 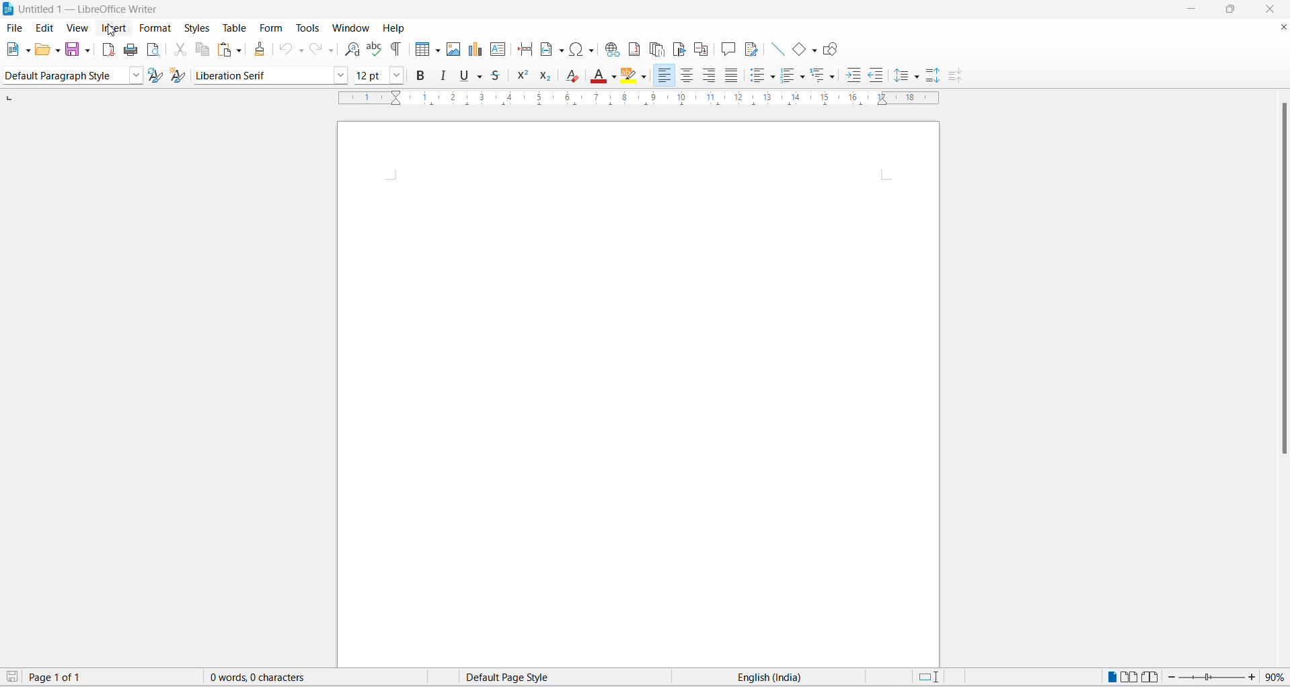 I want to click on strike through, so click(x=500, y=75).